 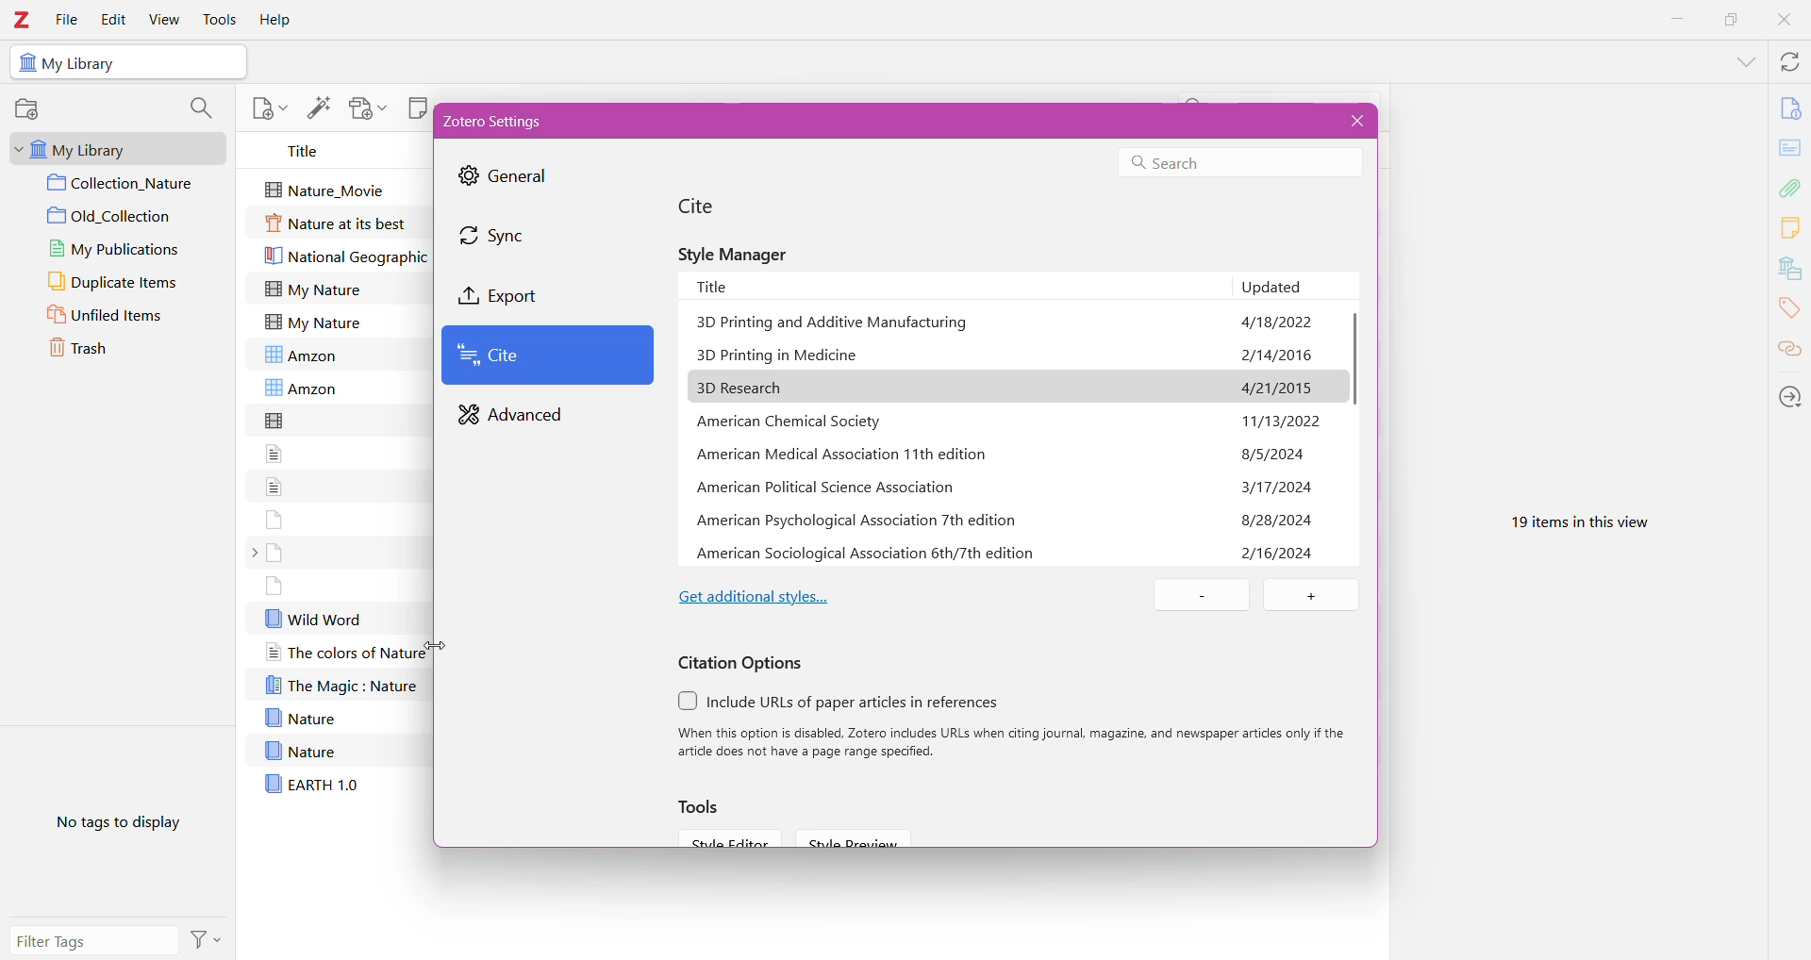 What do you see at coordinates (276, 453) in the screenshot?
I see `file without title` at bounding box center [276, 453].